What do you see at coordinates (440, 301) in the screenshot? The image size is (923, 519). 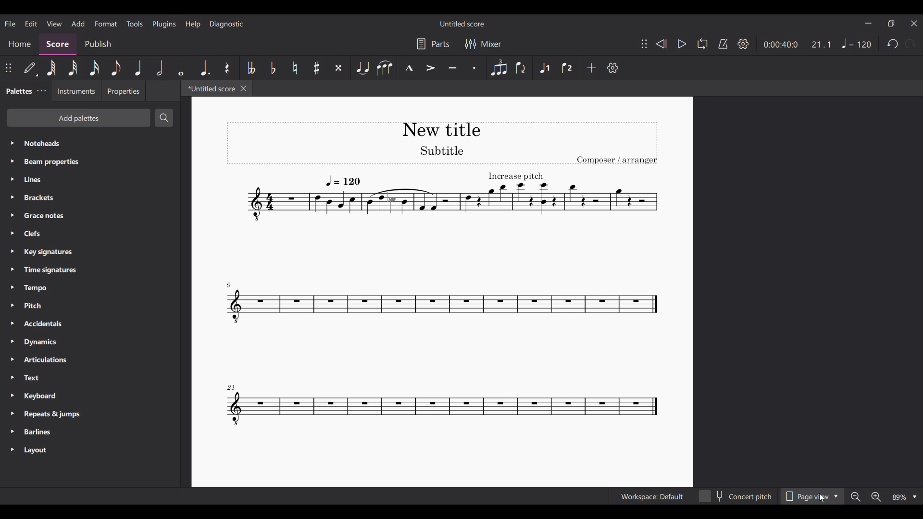 I see `Current score` at bounding box center [440, 301].